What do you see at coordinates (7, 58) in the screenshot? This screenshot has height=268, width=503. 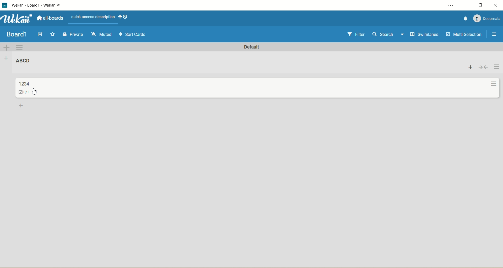 I see `add list` at bounding box center [7, 58].